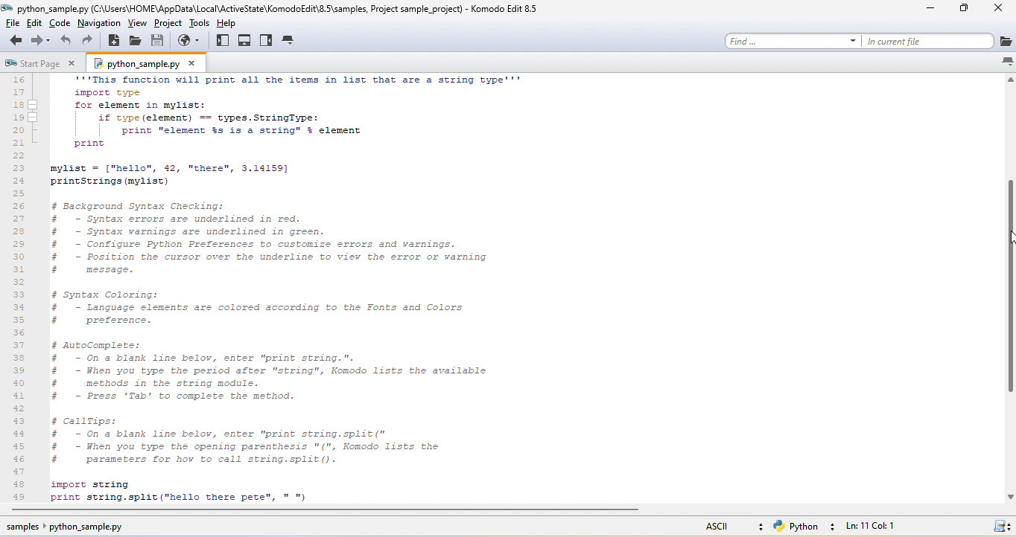 This screenshot has height=537, width=1016. What do you see at coordinates (66, 41) in the screenshot?
I see `undo` at bounding box center [66, 41].